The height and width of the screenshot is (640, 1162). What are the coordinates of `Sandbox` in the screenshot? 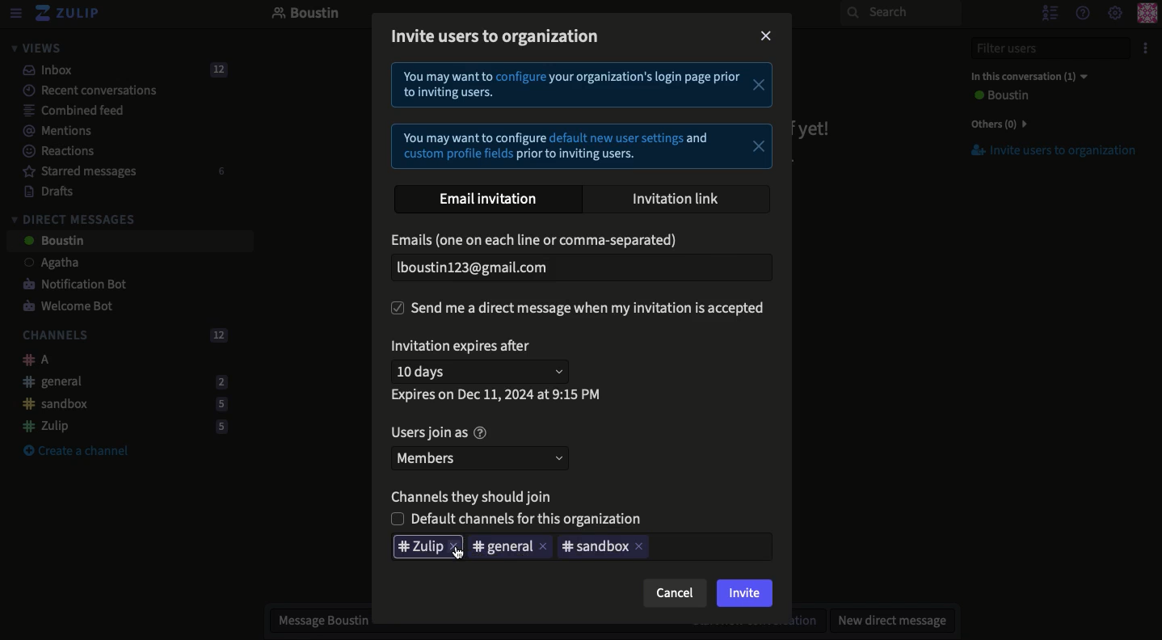 It's located at (593, 547).